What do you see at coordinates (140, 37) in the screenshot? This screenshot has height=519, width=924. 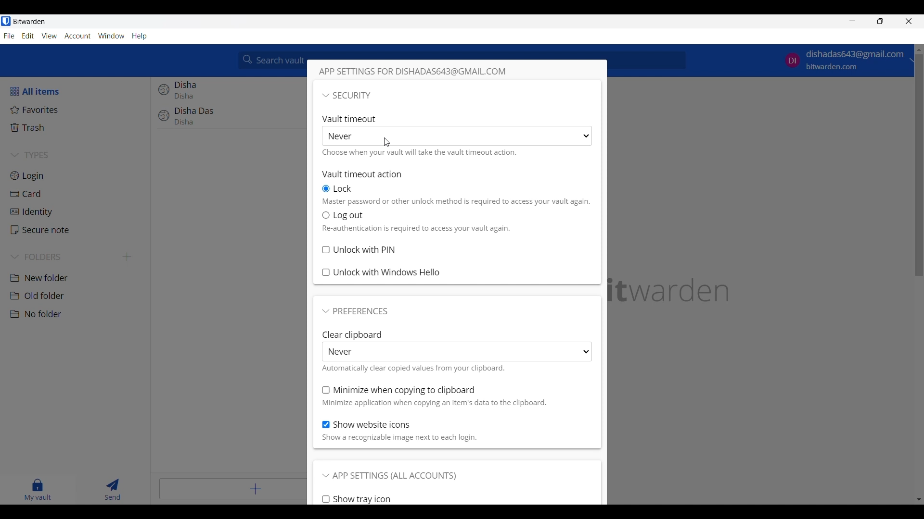 I see `Help menu` at bounding box center [140, 37].